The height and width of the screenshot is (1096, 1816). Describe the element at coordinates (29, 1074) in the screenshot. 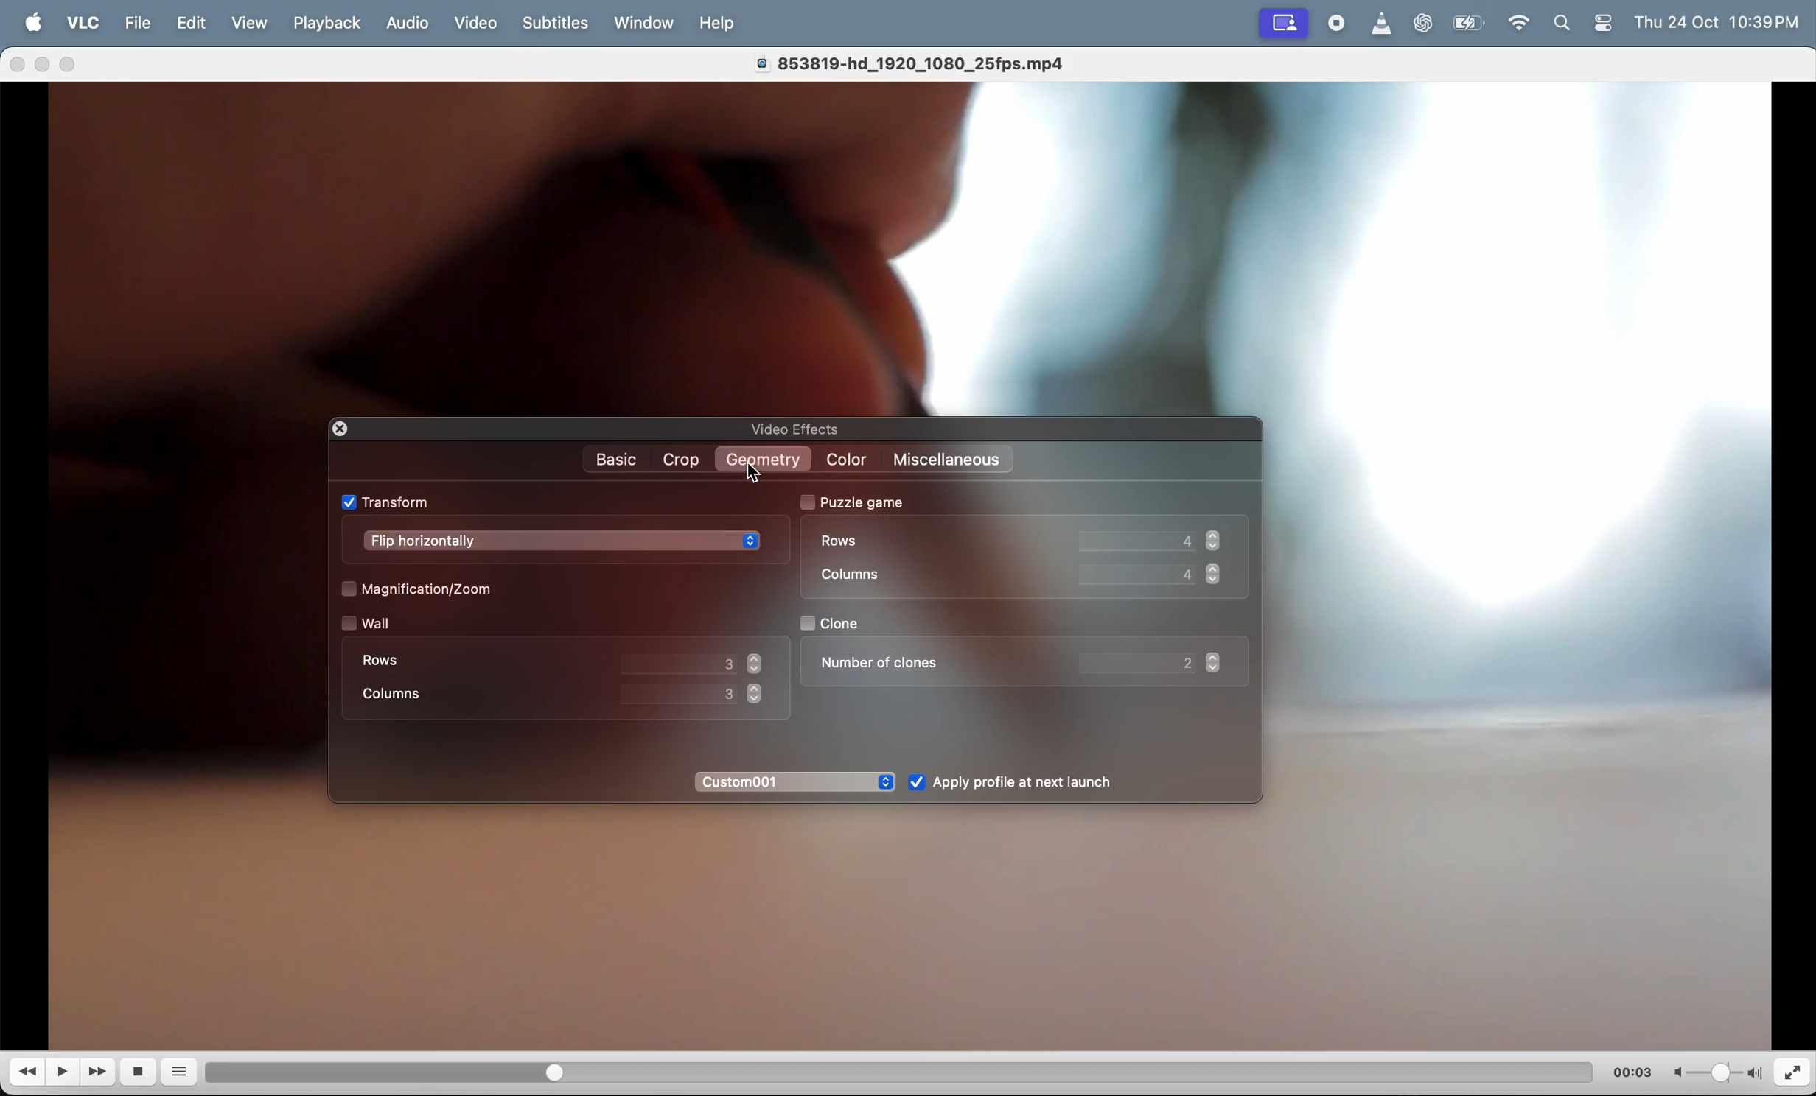

I see `reverse` at that location.